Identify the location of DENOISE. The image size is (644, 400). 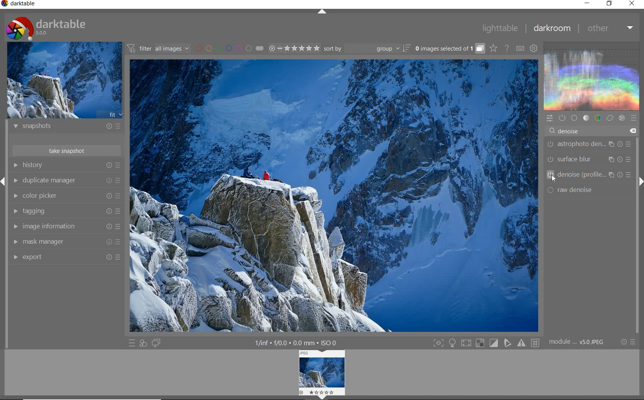
(567, 131).